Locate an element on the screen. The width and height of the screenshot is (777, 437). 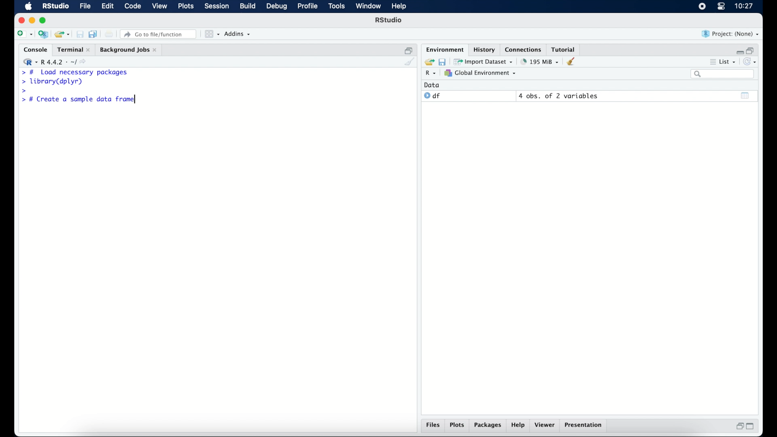
clear workspace is located at coordinates (573, 62).